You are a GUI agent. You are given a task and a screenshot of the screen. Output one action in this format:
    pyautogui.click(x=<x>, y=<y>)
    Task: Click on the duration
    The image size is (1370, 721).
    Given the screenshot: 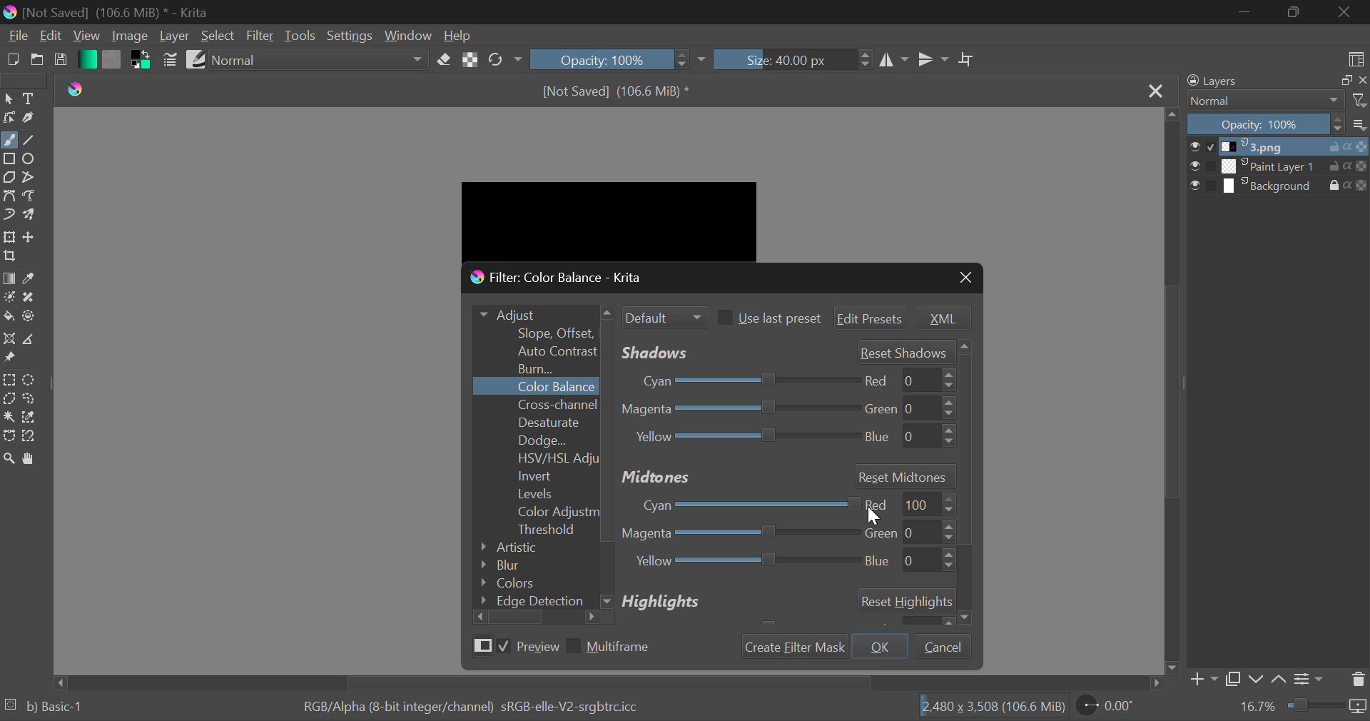 What is the action you would take?
    pyautogui.click(x=1327, y=708)
    